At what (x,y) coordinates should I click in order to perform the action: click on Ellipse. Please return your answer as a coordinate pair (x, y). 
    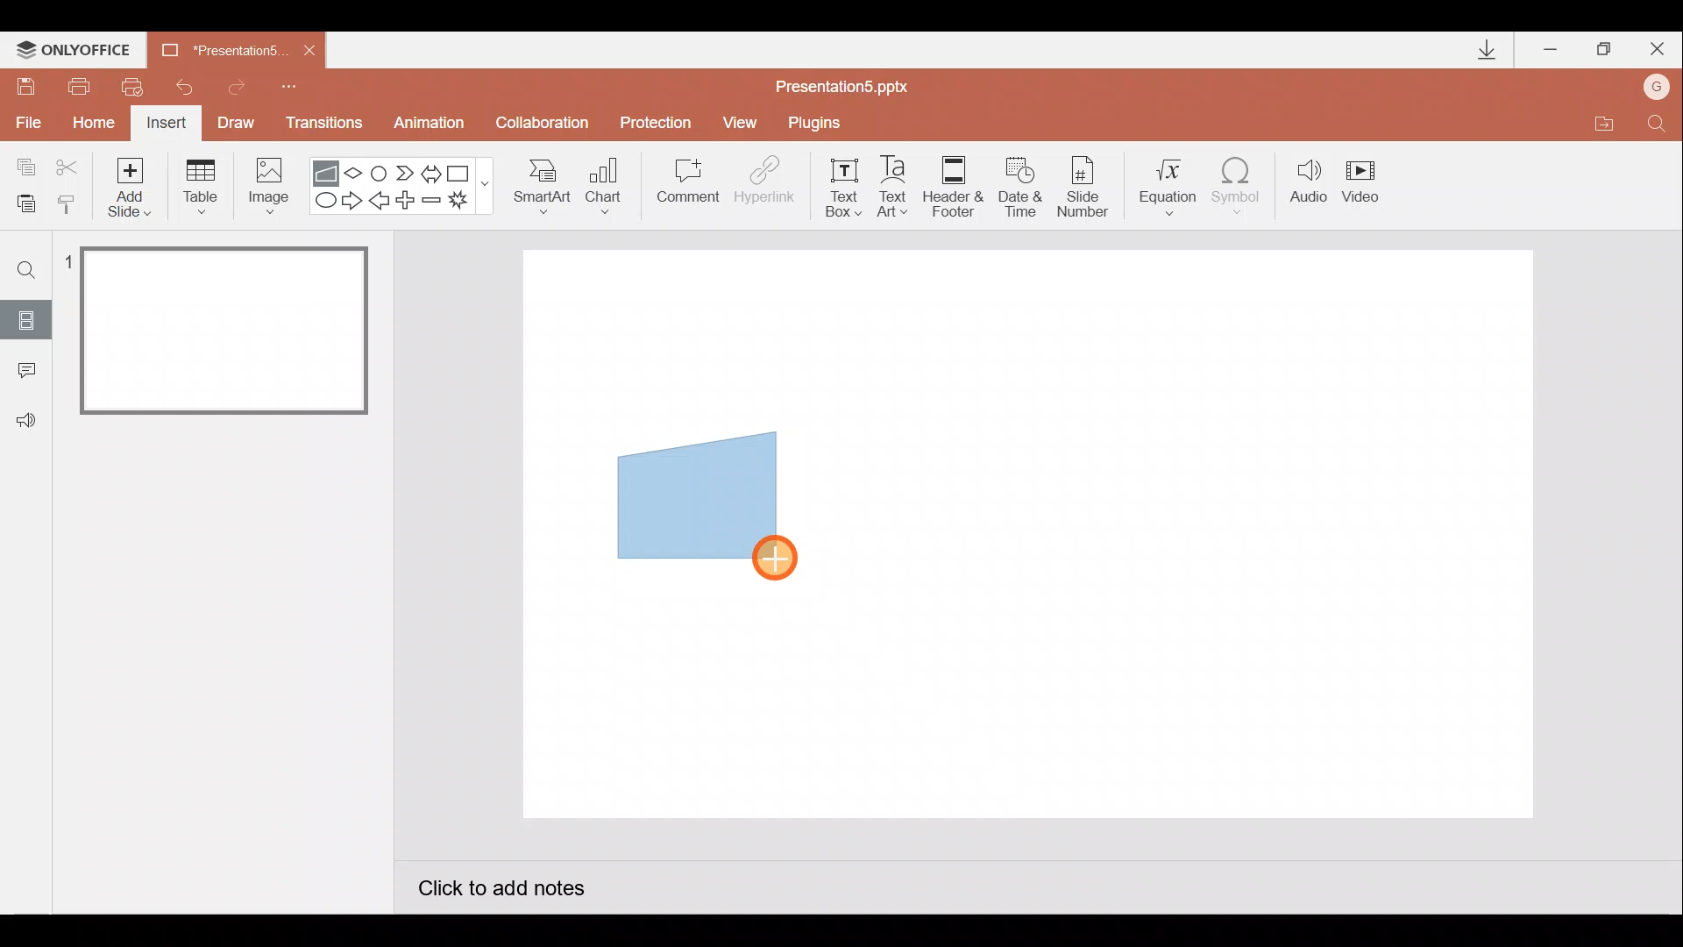
    Looking at the image, I should click on (322, 201).